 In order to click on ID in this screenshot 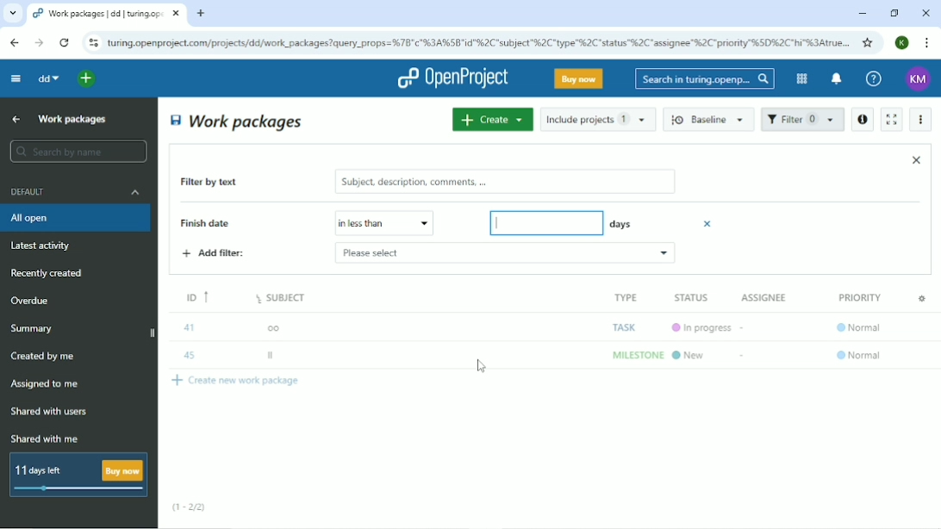, I will do `click(192, 301)`.